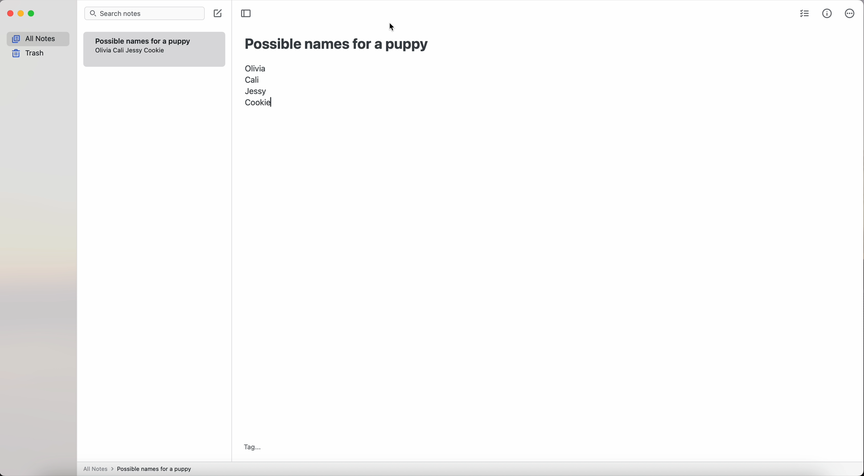 The height and width of the screenshot is (476, 864). Describe the element at coordinates (217, 14) in the screenshot. I see `create note` at that location.